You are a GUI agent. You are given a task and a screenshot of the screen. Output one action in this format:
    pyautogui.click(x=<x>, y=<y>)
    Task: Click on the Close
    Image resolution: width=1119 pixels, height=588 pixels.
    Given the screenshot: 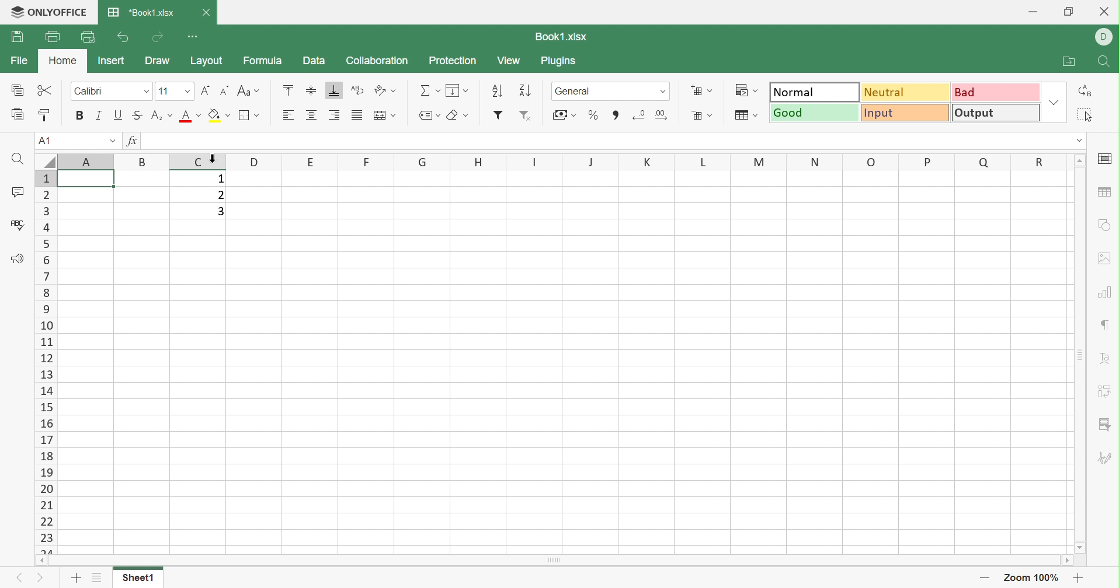 What is the action you would take?
    pyautogui.click(x=1104, y=11)
    